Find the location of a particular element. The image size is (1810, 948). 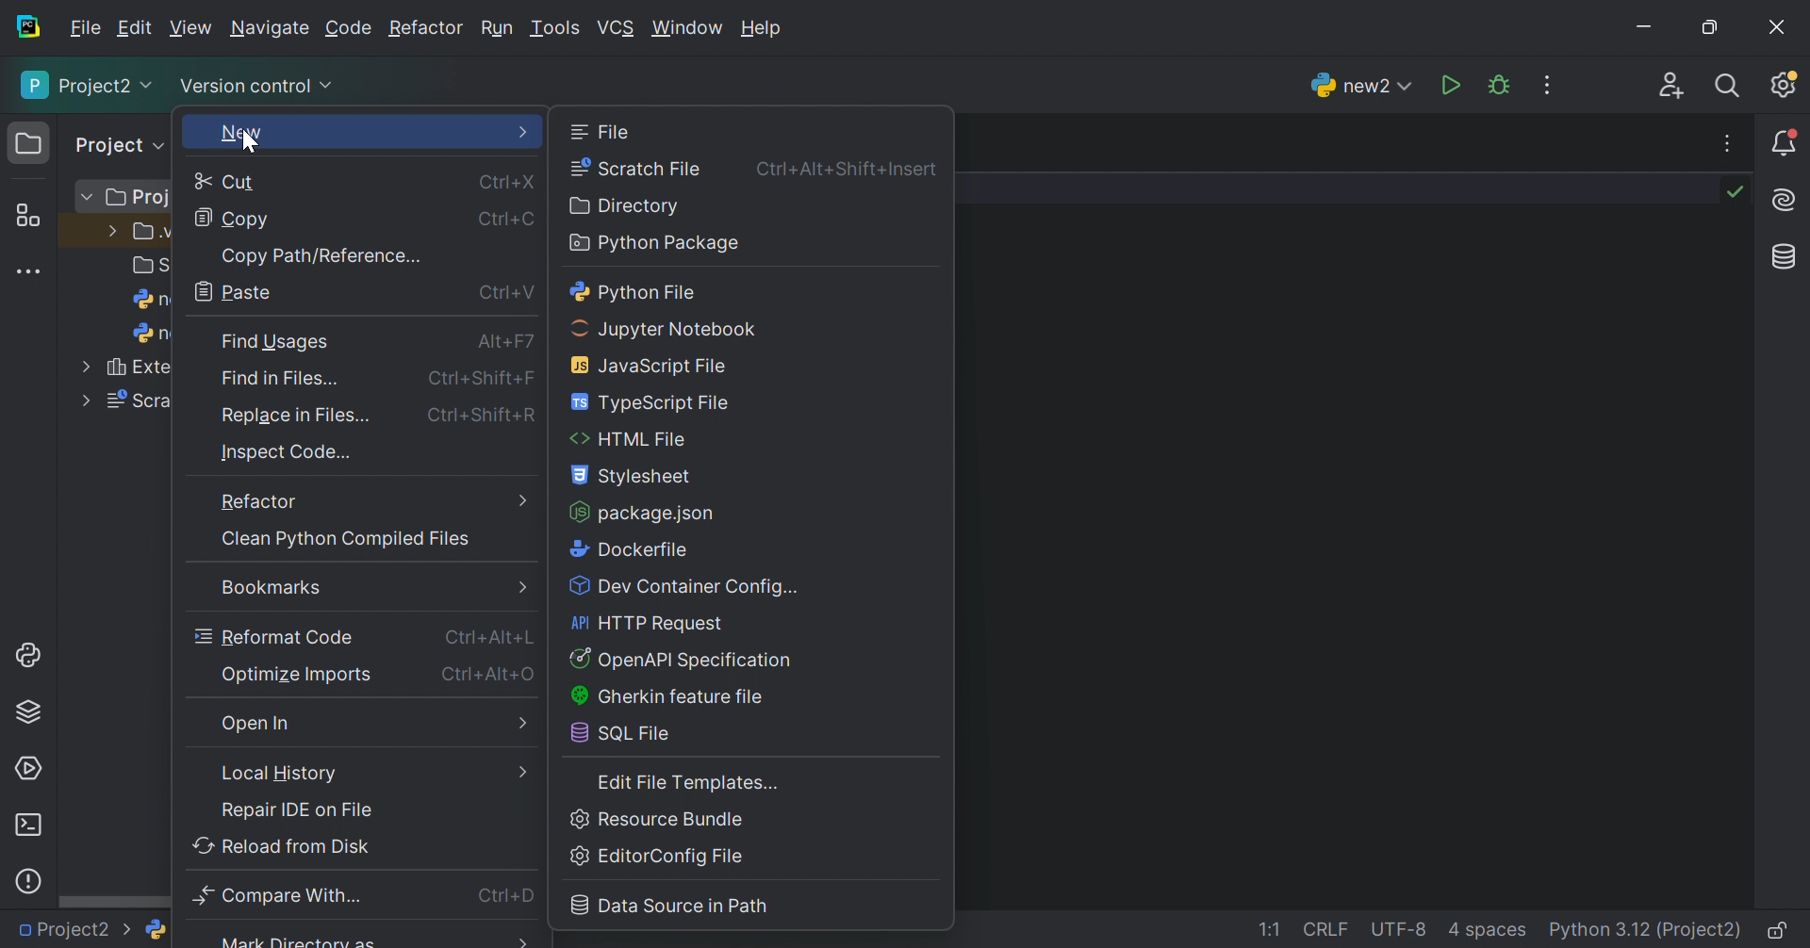

Ctrl+X is located at coordinates (512, 182).